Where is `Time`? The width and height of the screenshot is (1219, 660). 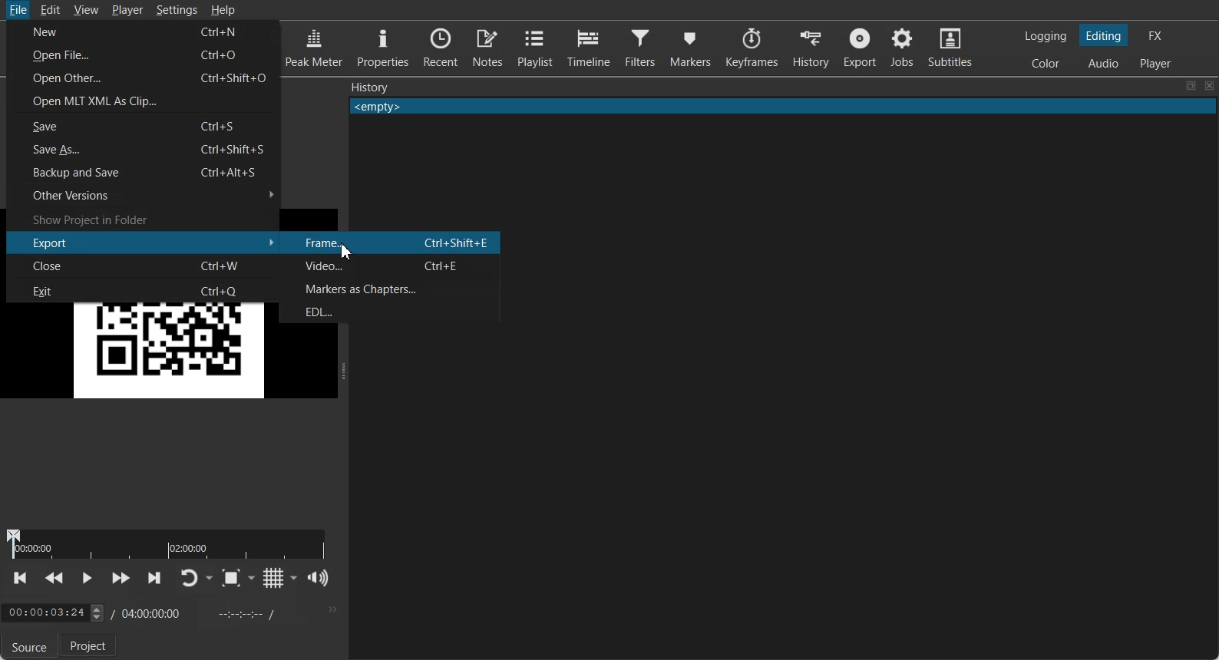
Time is located at coordinates (153, 612).